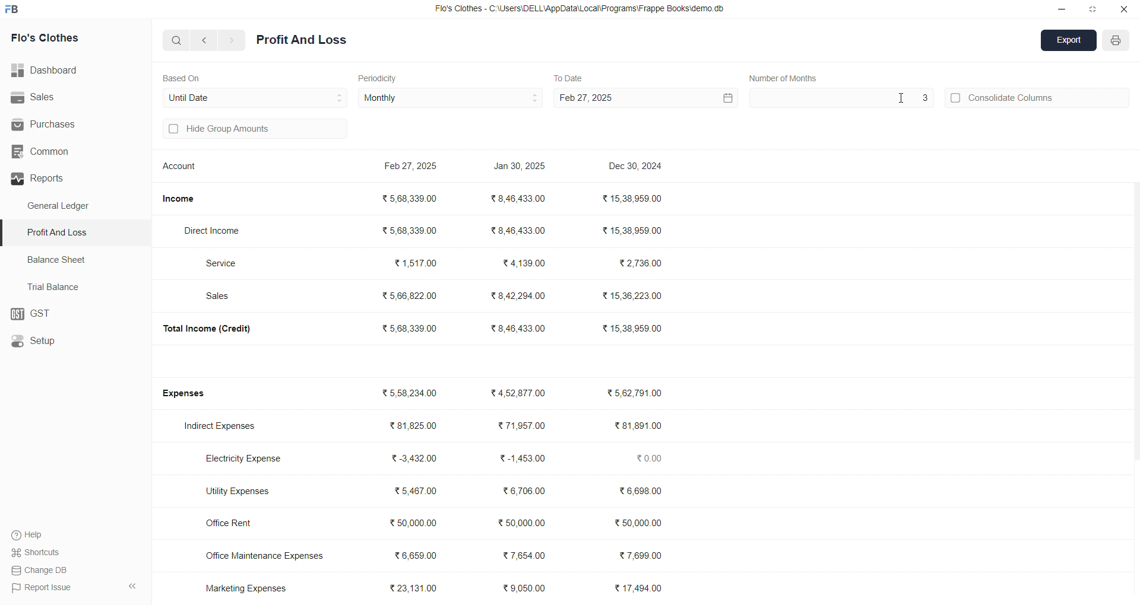 The width and height of the screenshot is (1140, 605). I want to click on ₹8,42,294.00, so click(517, 296).